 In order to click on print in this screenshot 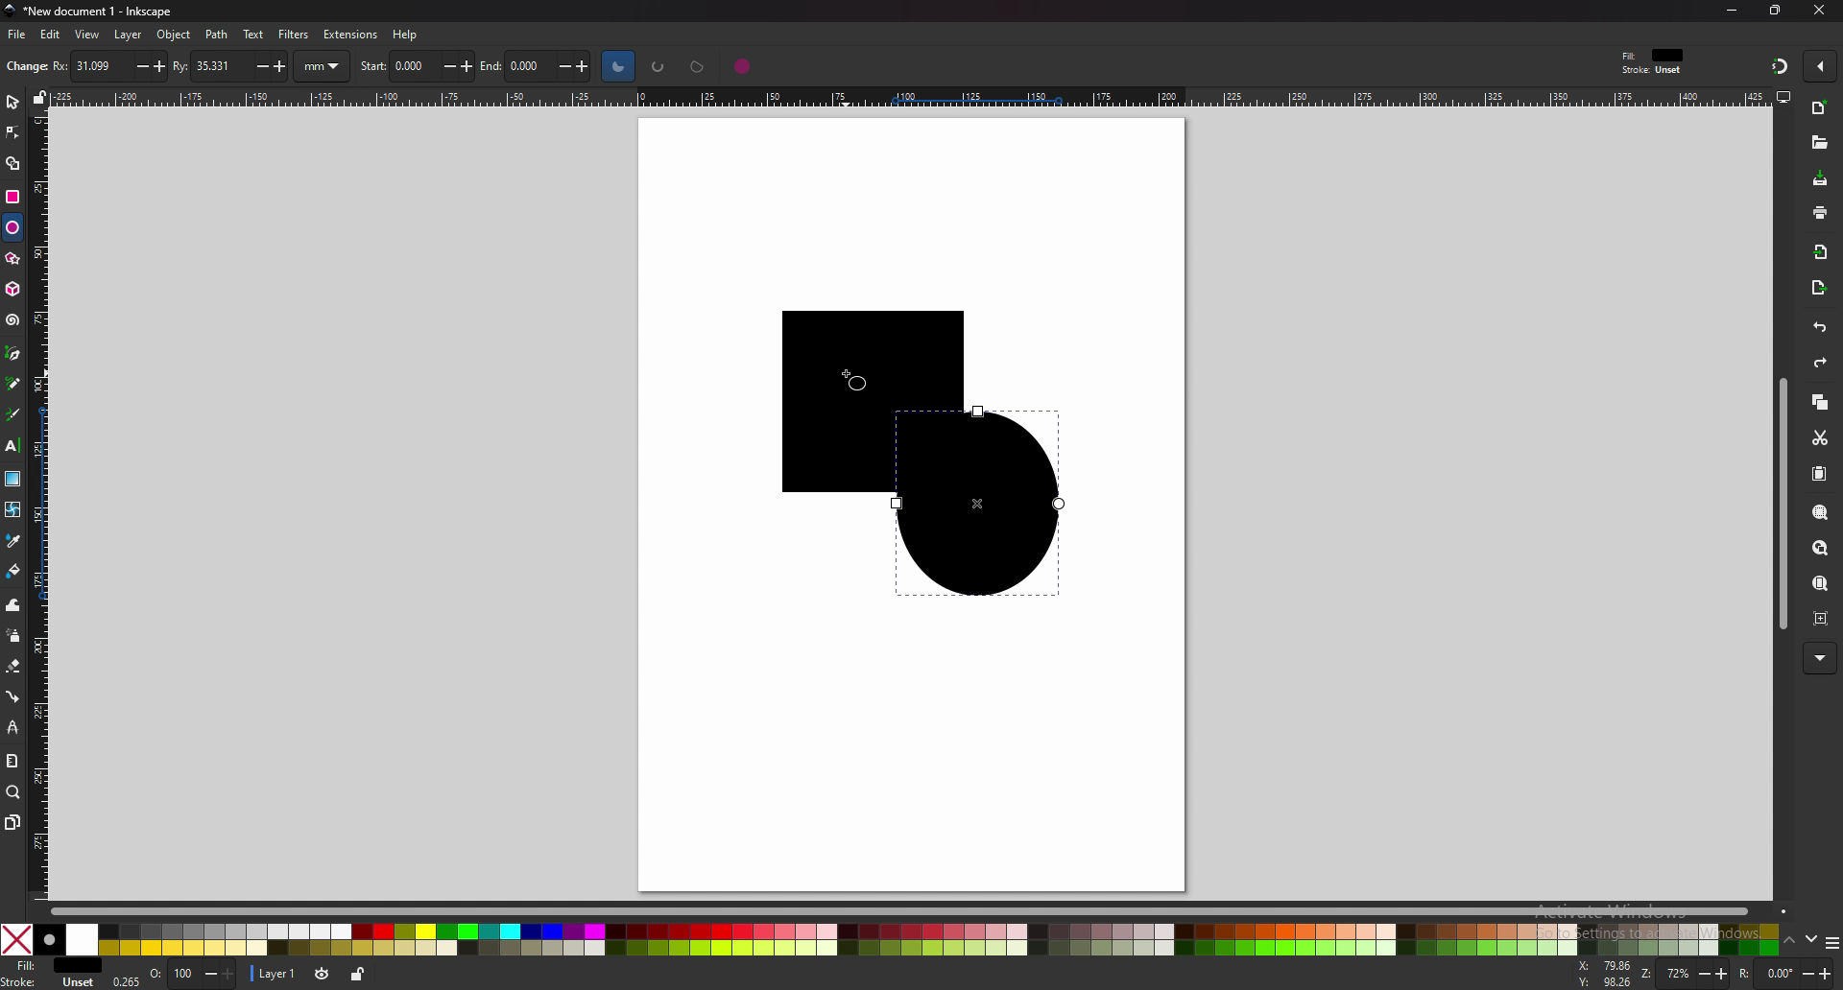, I will do `click(1819, 212)`.